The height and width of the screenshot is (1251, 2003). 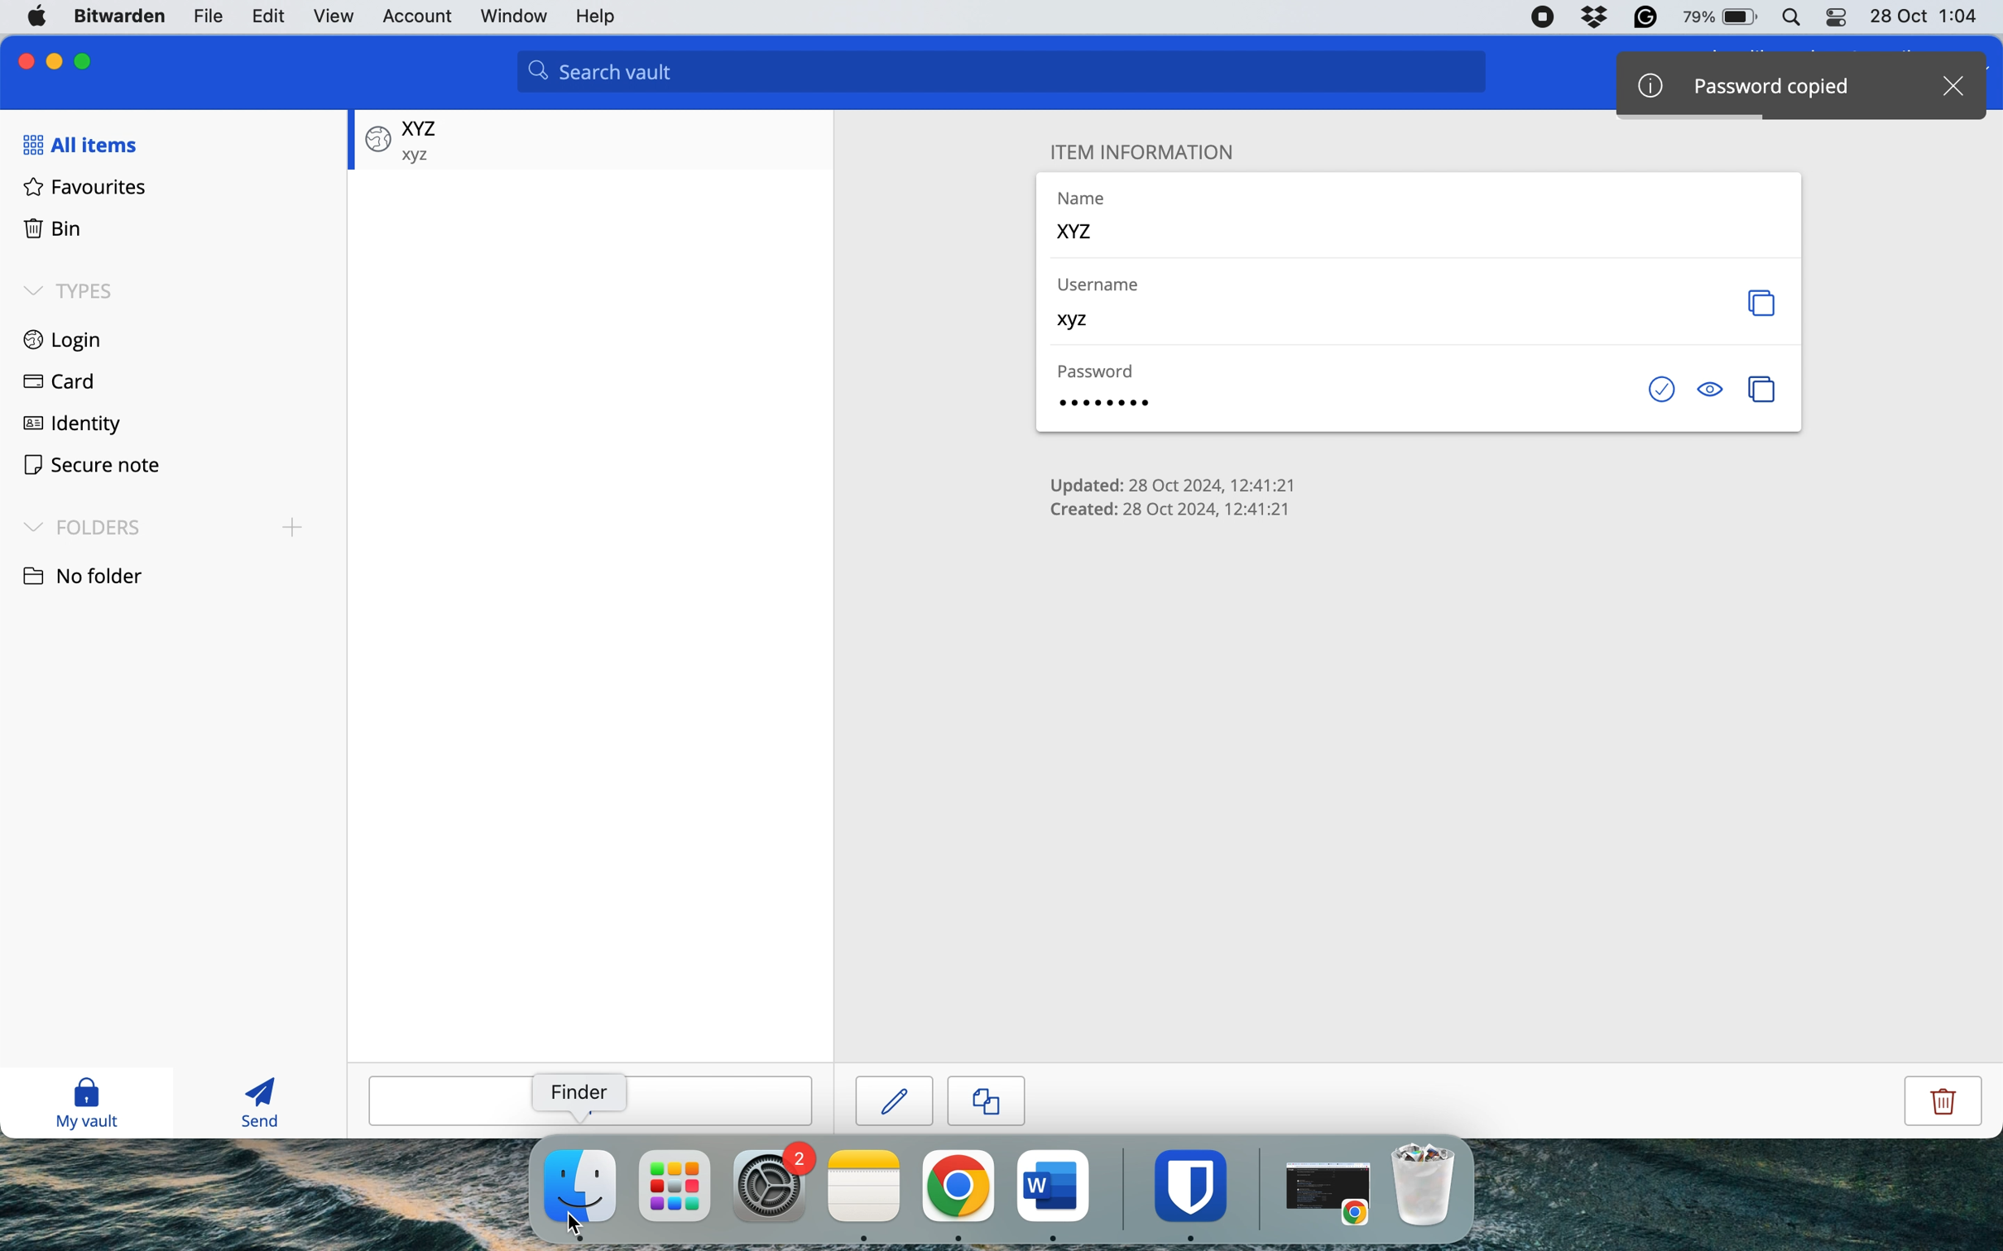 What do you see at coordinates (57, 58) in the screenshot?
I see `minimise` at bounding box center [57, 58].